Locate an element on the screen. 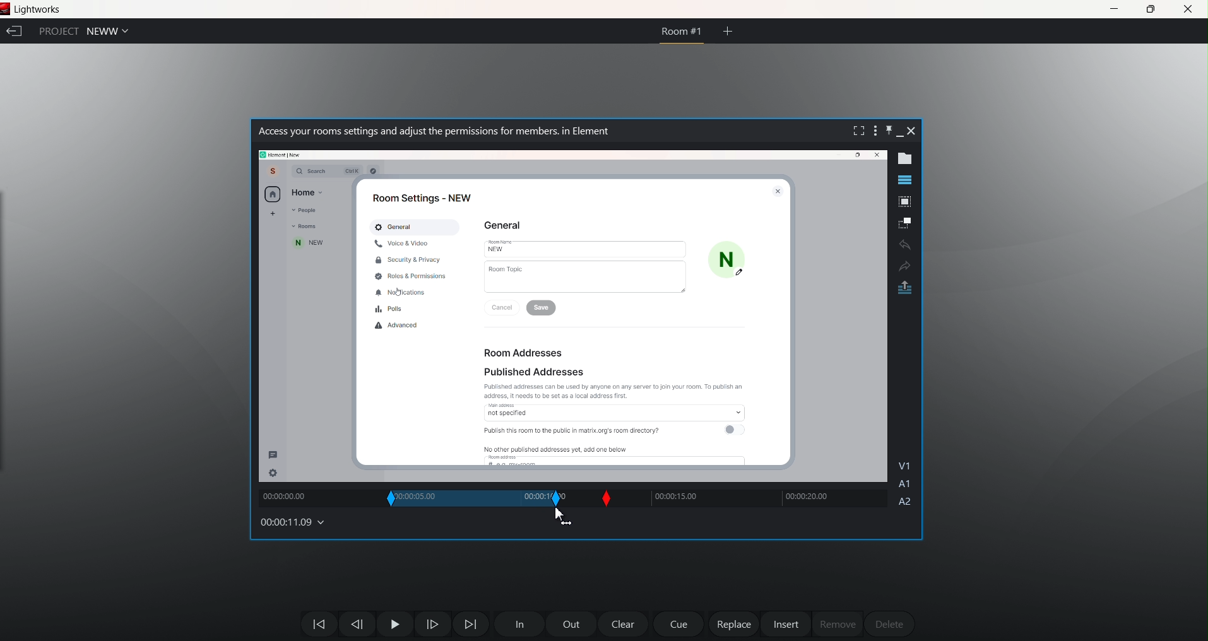 The height and width of the screenshot is (641, 1208). clear is located at coordinates (620, 622).